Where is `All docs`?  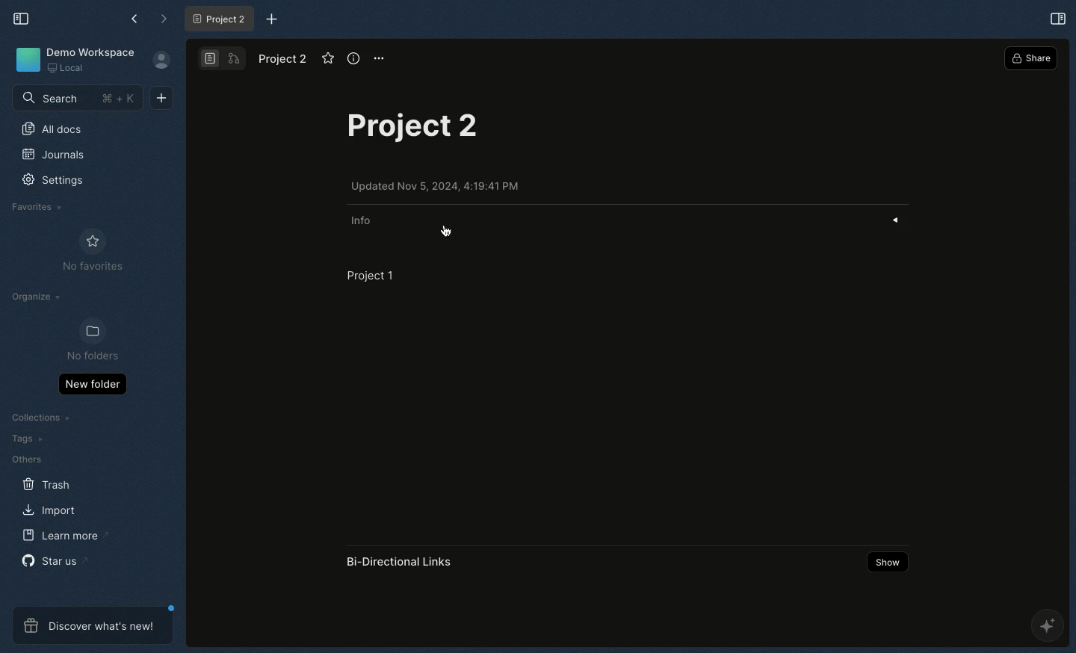 All docs is located at coordinates (57, 129).